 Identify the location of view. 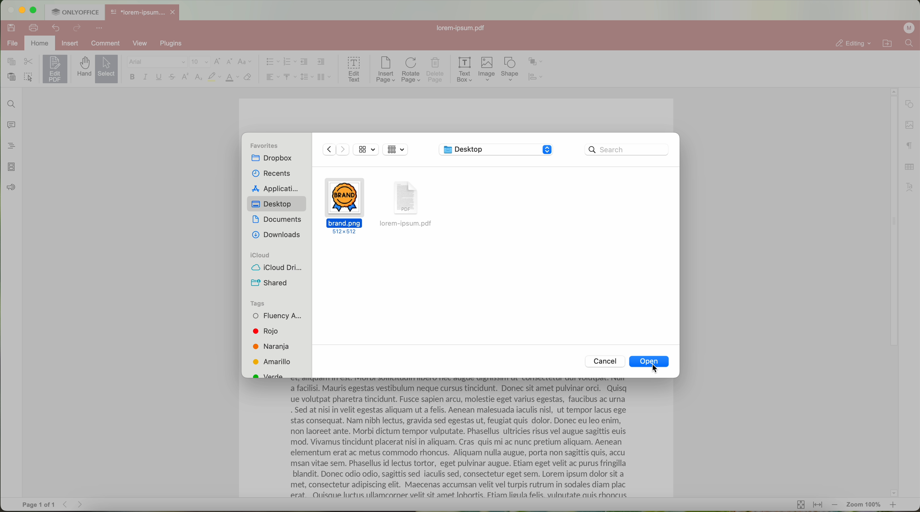
(142, 43).